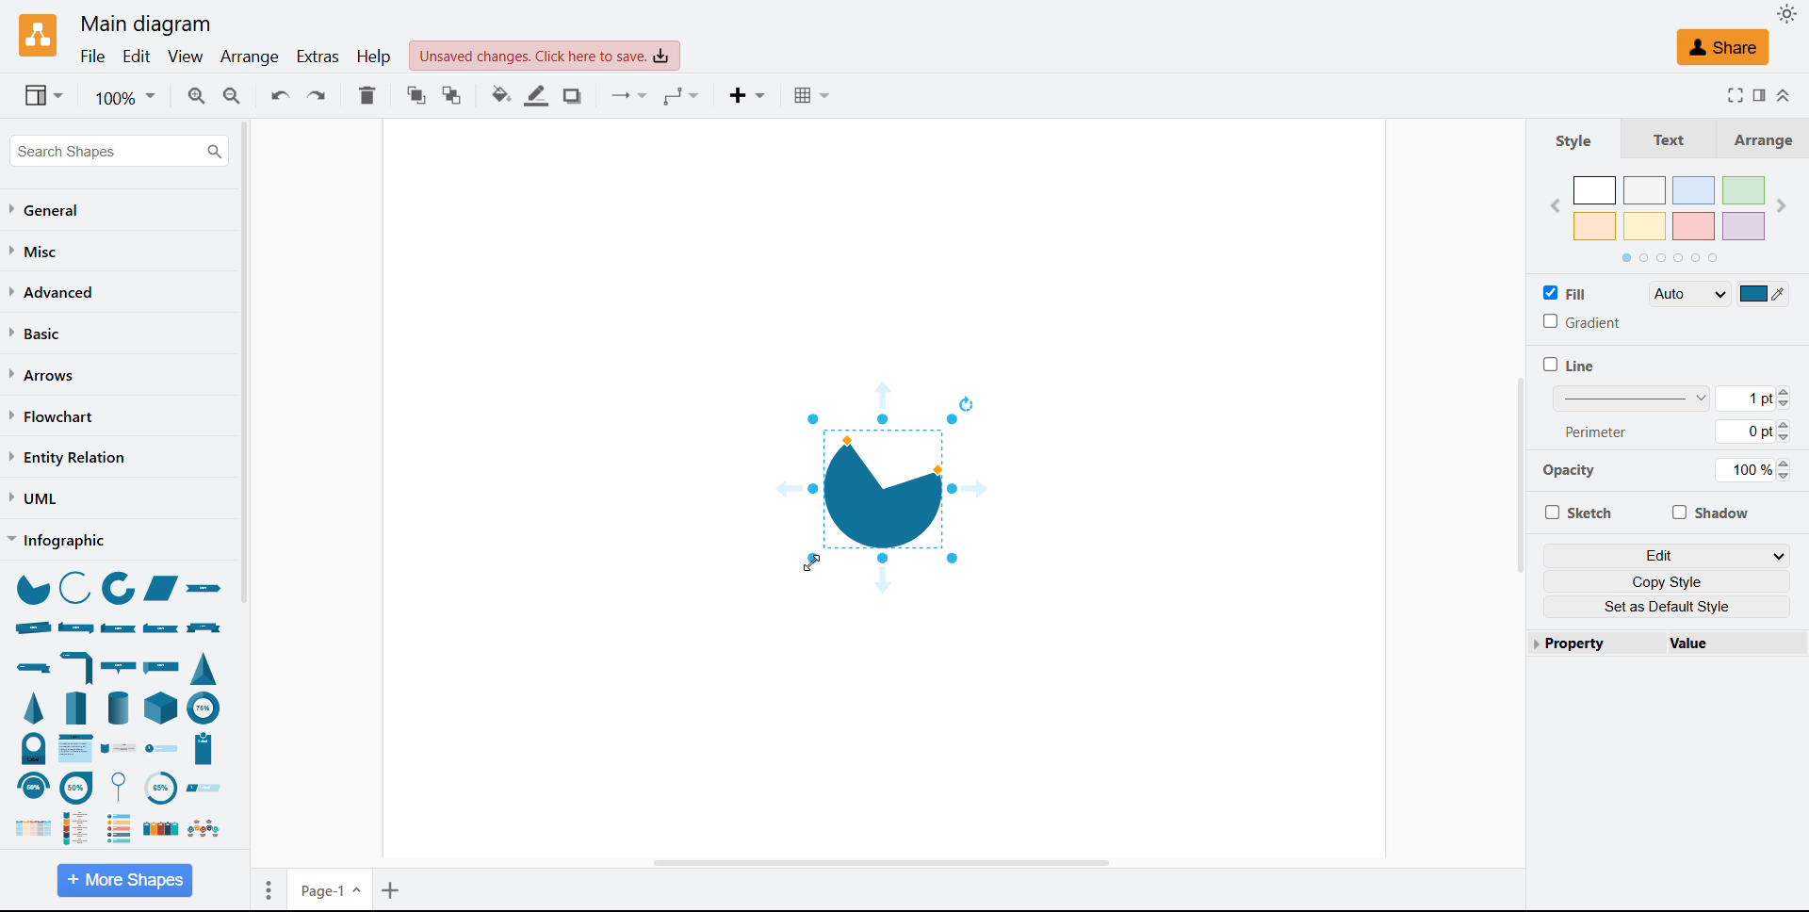 The width and height of the screenshot is (1809, 912). What do you see at coordinates (811, 563) in the screenshot?
I see `Cursor ` at bounding box center [811, 563].